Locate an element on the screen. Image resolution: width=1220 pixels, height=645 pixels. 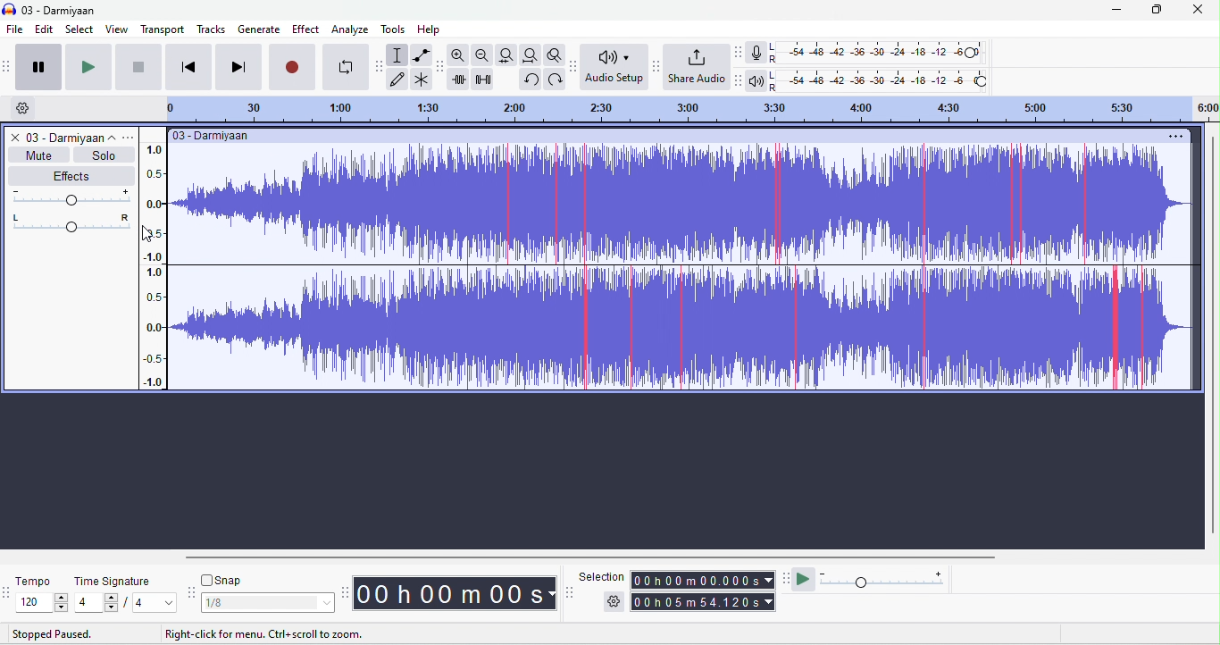
title is located at coordinates (50, 10).